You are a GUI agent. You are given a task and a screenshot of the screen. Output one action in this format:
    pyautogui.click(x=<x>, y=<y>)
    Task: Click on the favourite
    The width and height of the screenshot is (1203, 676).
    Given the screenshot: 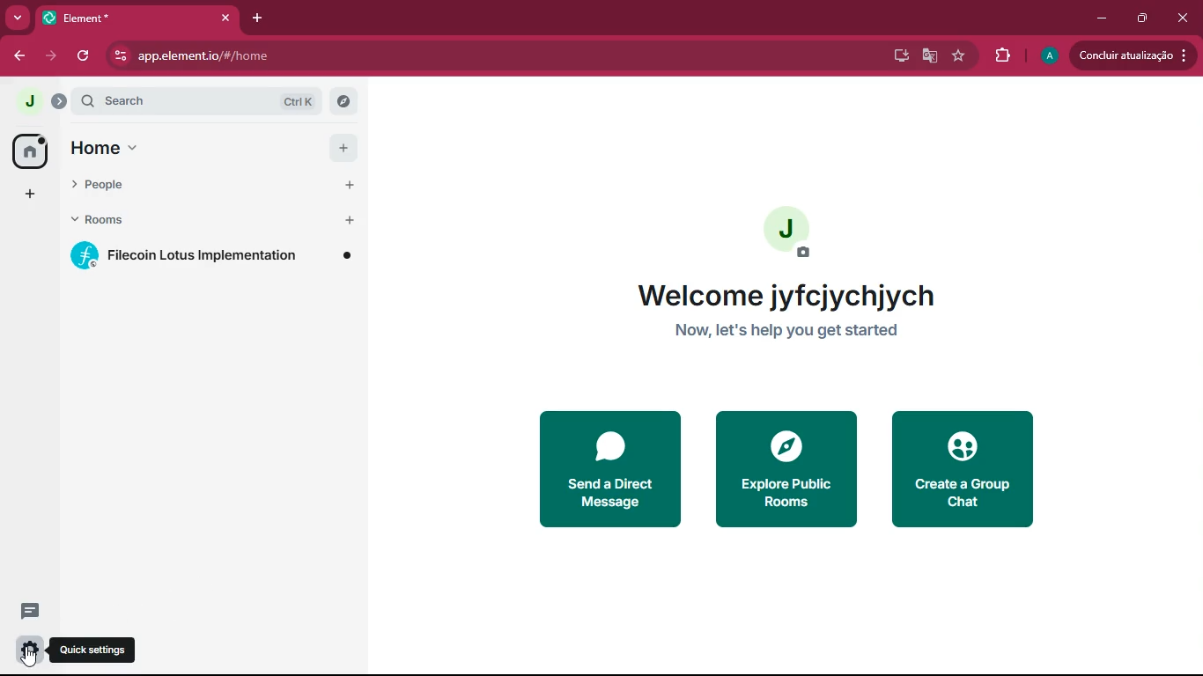 What is the action you would take?
    pyautogui.click(x=961, y=59)
    